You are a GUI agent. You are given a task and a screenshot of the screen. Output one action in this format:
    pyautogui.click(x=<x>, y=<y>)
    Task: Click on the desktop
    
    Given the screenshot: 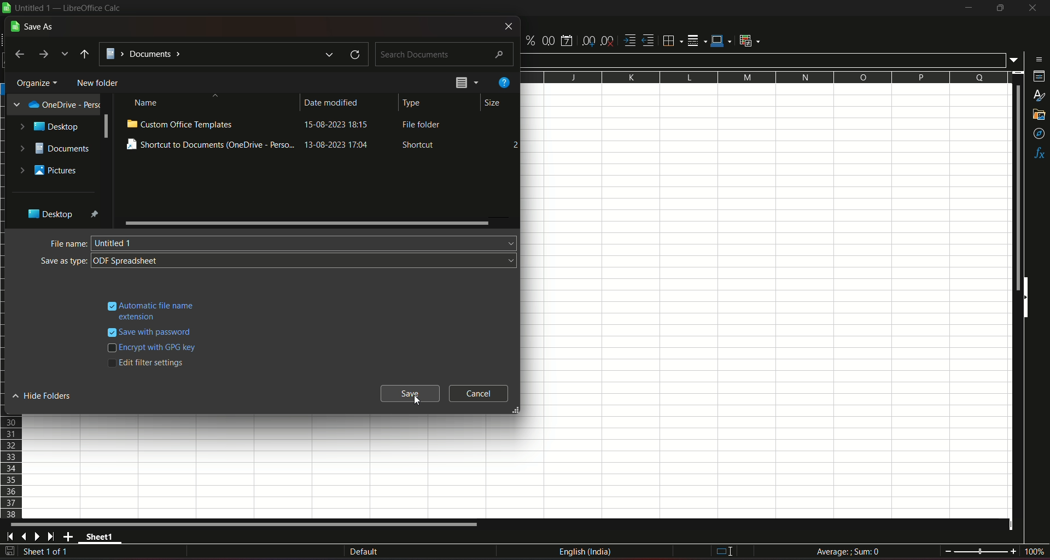 What is the action you would take?
    pyautogui.click(x=51, y=126)
    